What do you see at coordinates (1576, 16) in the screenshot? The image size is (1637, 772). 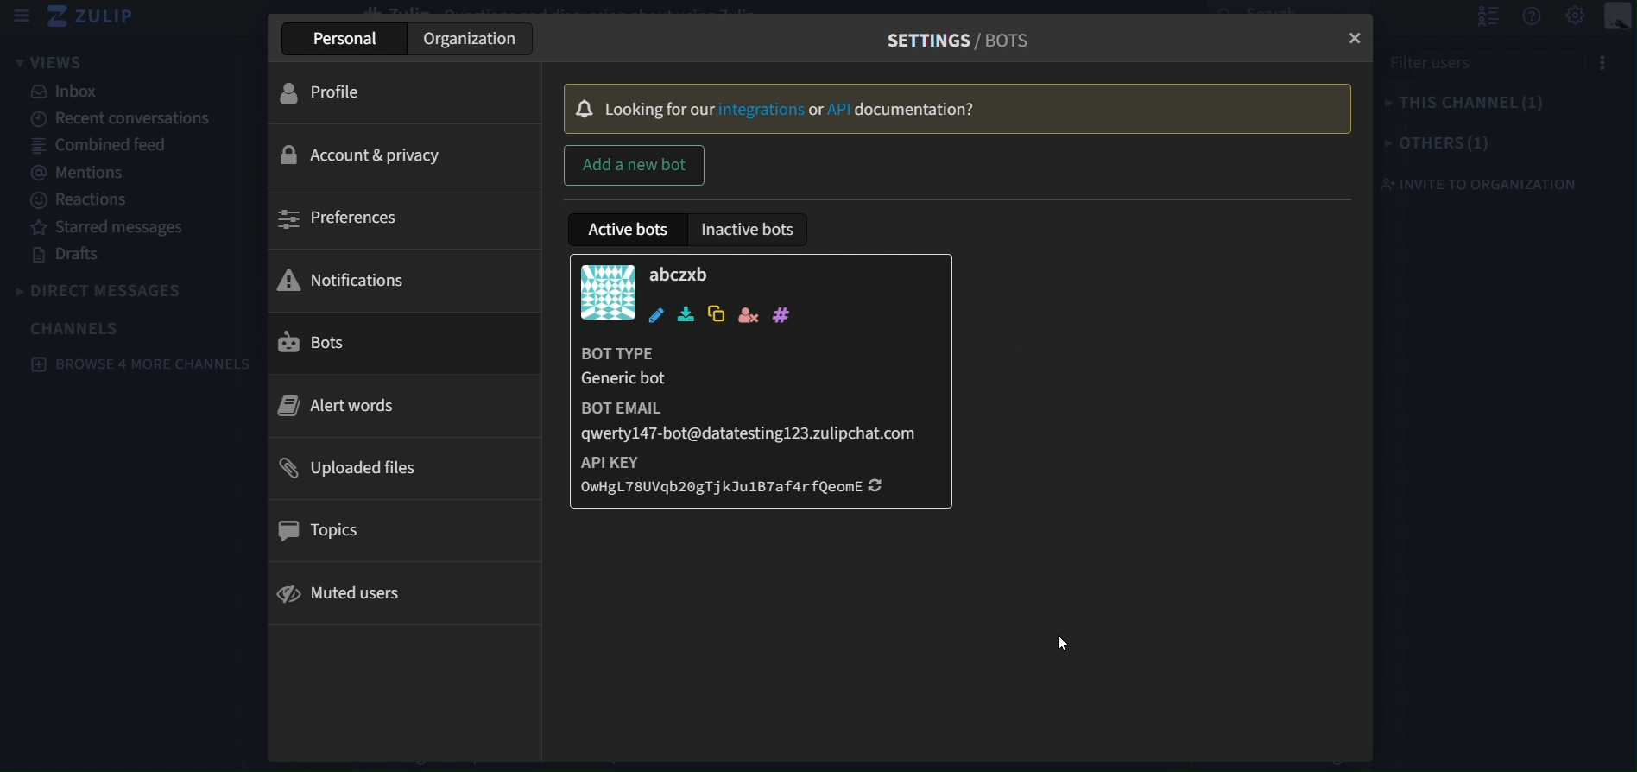 I see `Settings` at bounding box center [1576, 16].